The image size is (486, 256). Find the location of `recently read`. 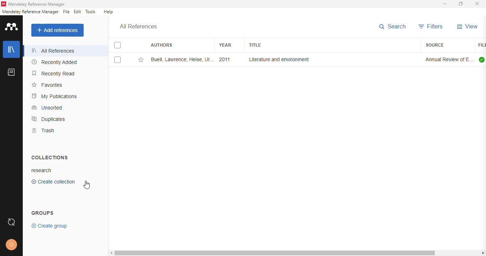

recently read is located at coordinates (53, 73).